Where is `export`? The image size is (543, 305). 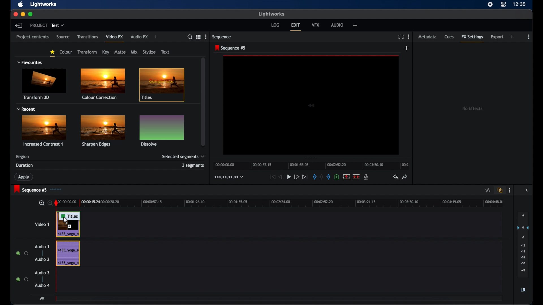 export is located at coordinates (497, 37).